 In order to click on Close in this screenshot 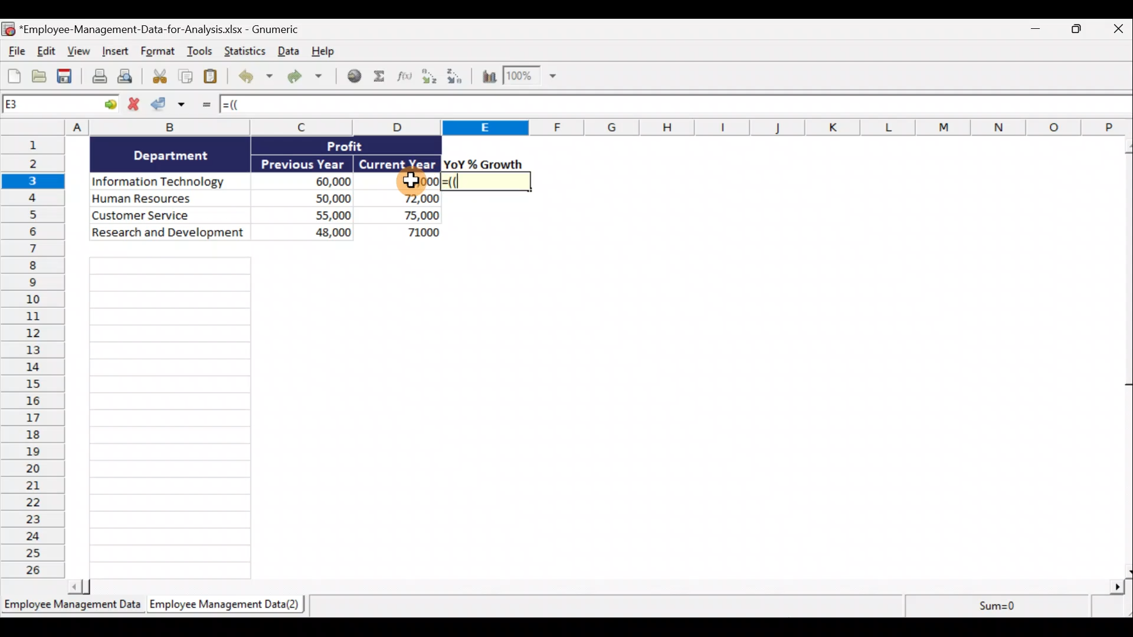, I will do `click(1118, 28)`.